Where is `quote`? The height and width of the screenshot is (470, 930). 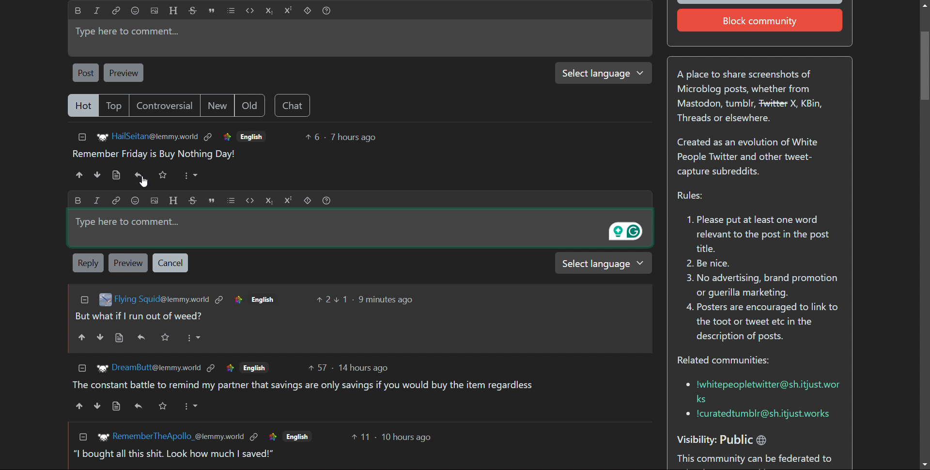
quote is located at coordinates (211, 11).